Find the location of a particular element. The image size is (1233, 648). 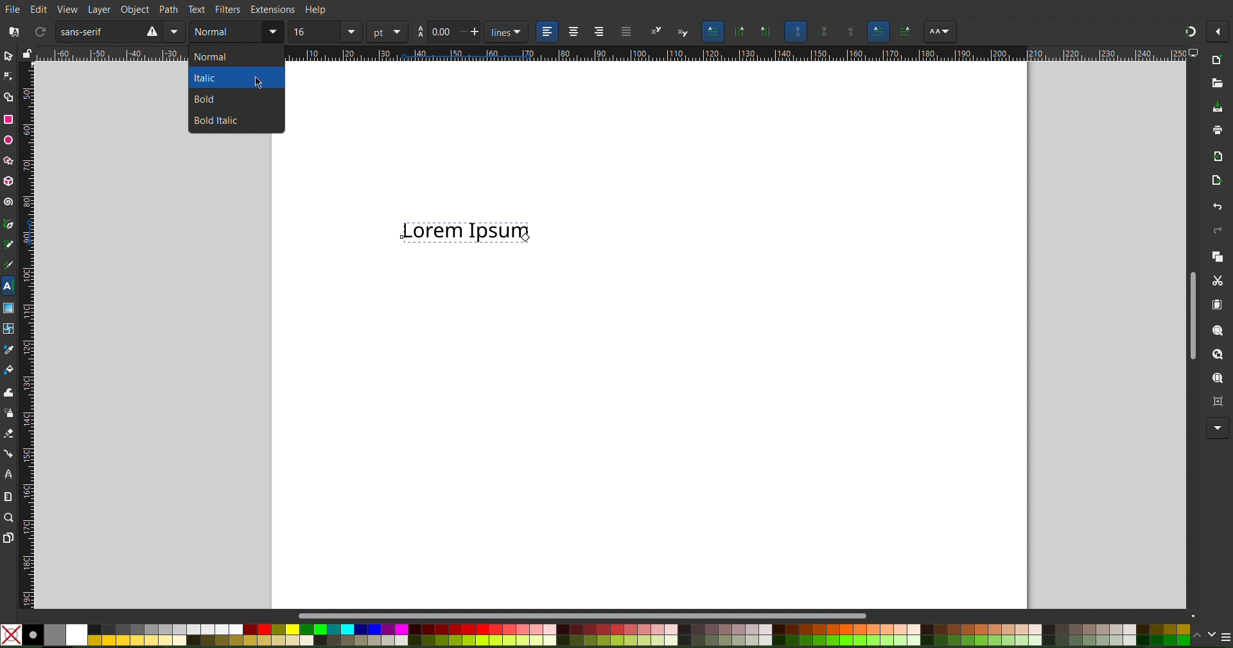

View is located at coordinates (67, 9).